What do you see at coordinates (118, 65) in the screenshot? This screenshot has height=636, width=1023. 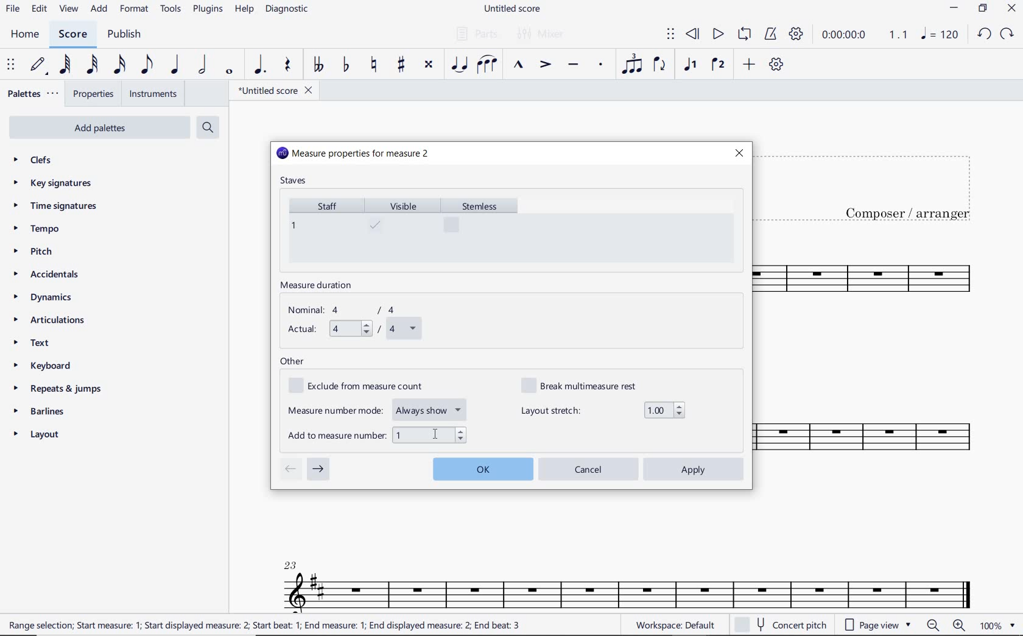 I see `16TH NOTE` at bounding box center [118, 65].